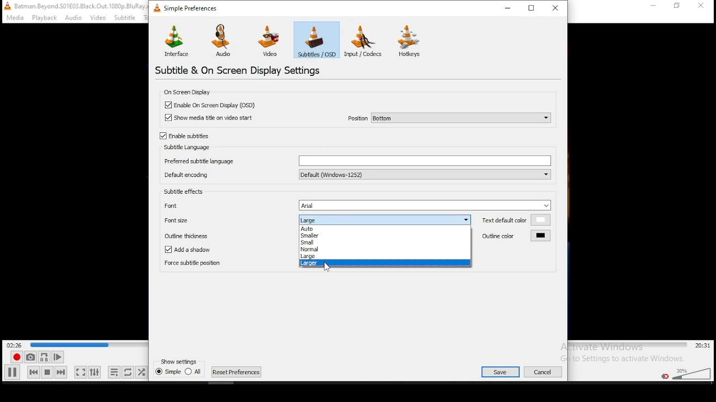 This screenshot has height=402, width=716. What do you see at coordinates (45, 18) in the screenshot?
I see `playback` at bounding box center [45, 18].